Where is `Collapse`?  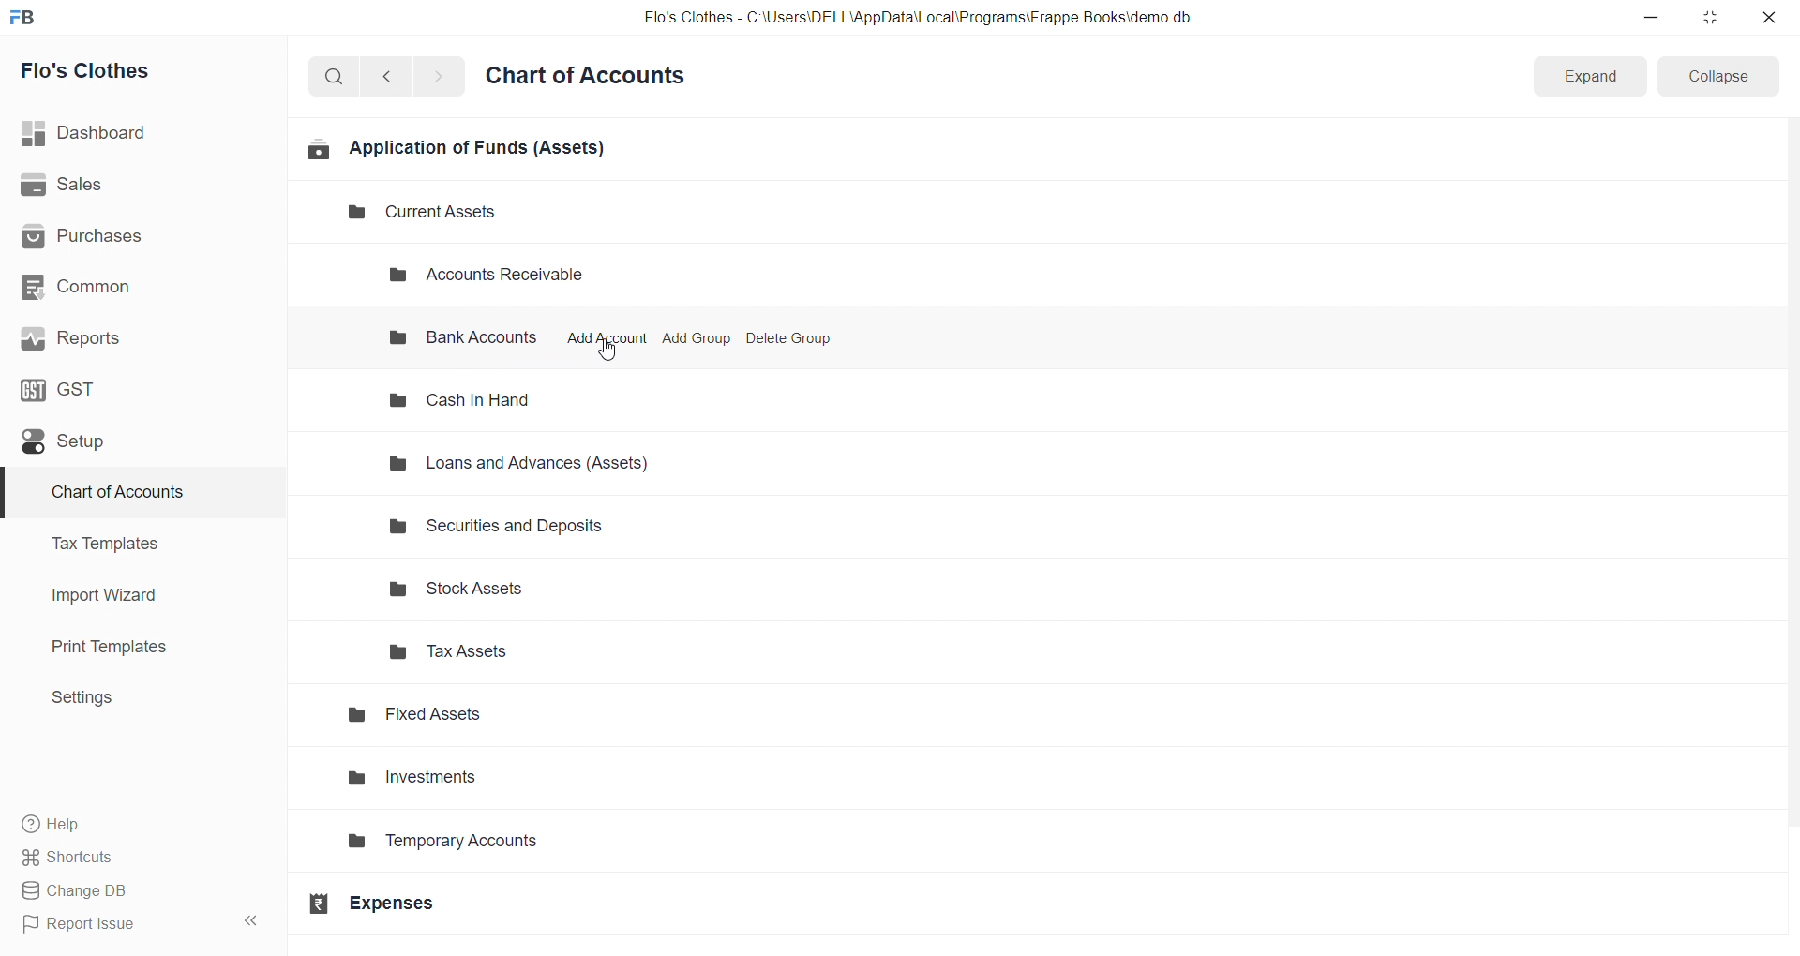 Collapse is located at coordinates (1719, 75).